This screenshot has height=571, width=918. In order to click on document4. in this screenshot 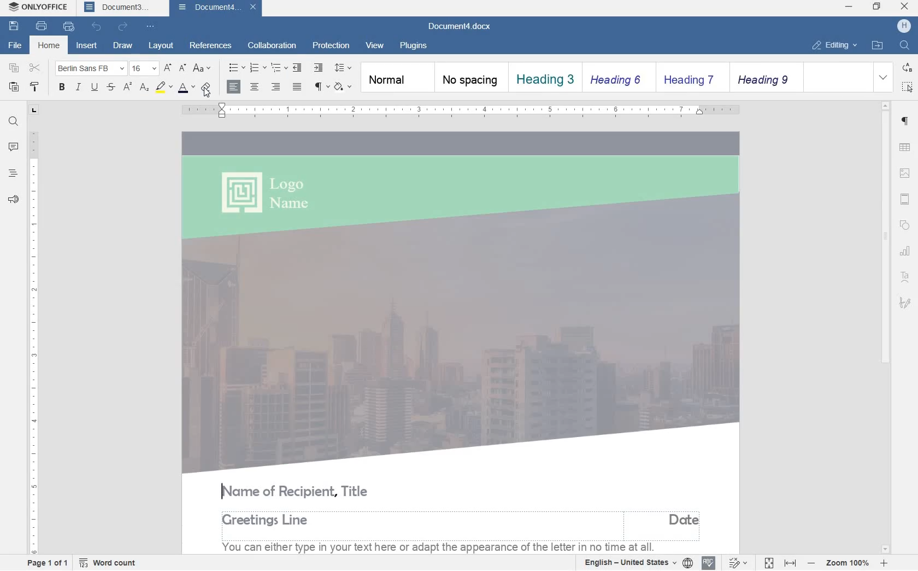, I will do `click(211, 8)`.